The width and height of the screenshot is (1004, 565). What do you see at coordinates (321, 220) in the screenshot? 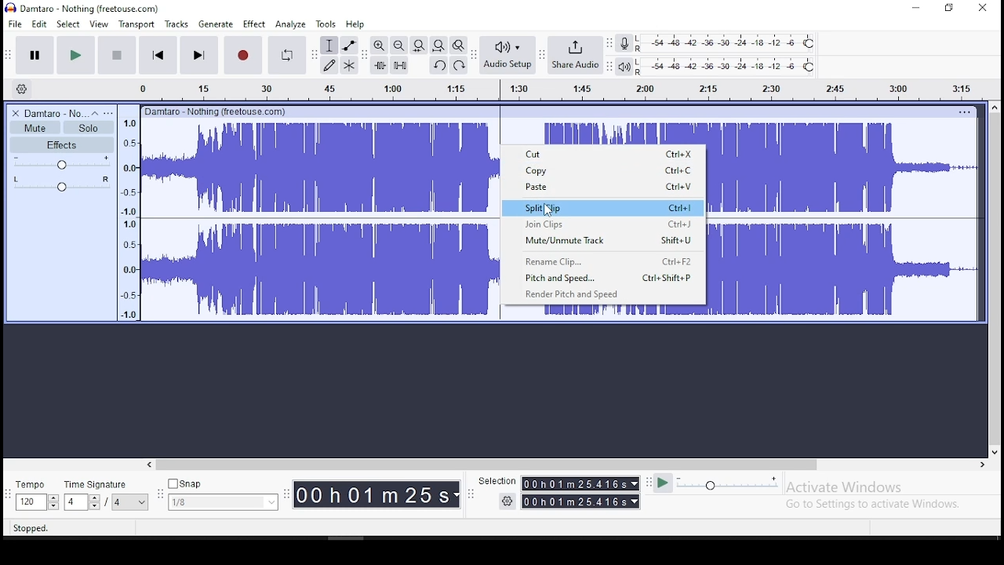
I see `audio track` at bounding box center [321, 220].